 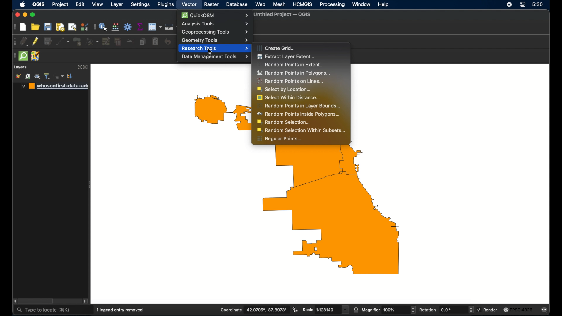 What do you see at coordinates (143, 42) in the screenshot?
I see `copy feature` at bounding box center [143, 42].